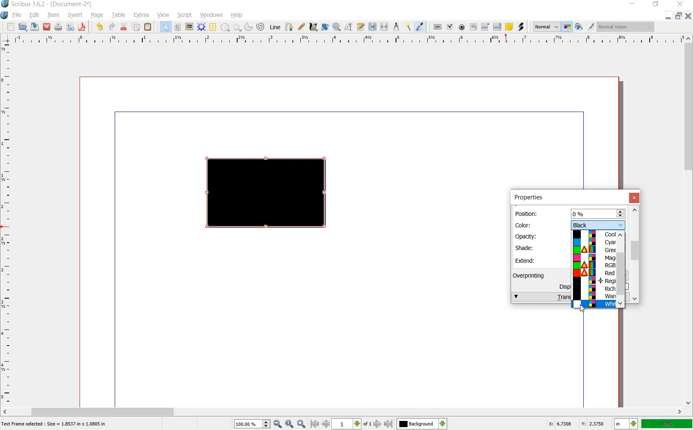 This screenshot has width=693, height=430. Describe the element at coordinates (632, 4) in the screenshot. I see `minimize` at that location.